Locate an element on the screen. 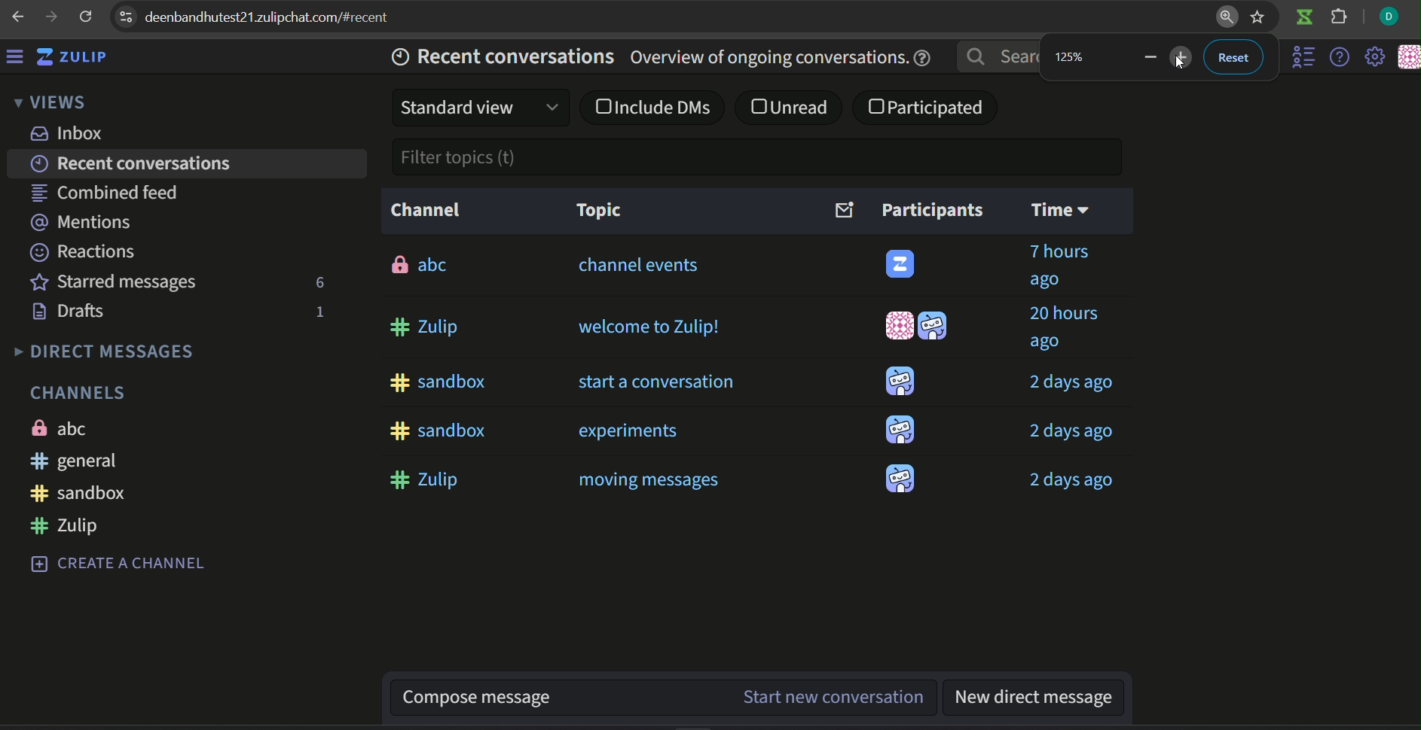 The height and width of the screenshot is (730, 1421). icon is located at coordinates (901, 477).